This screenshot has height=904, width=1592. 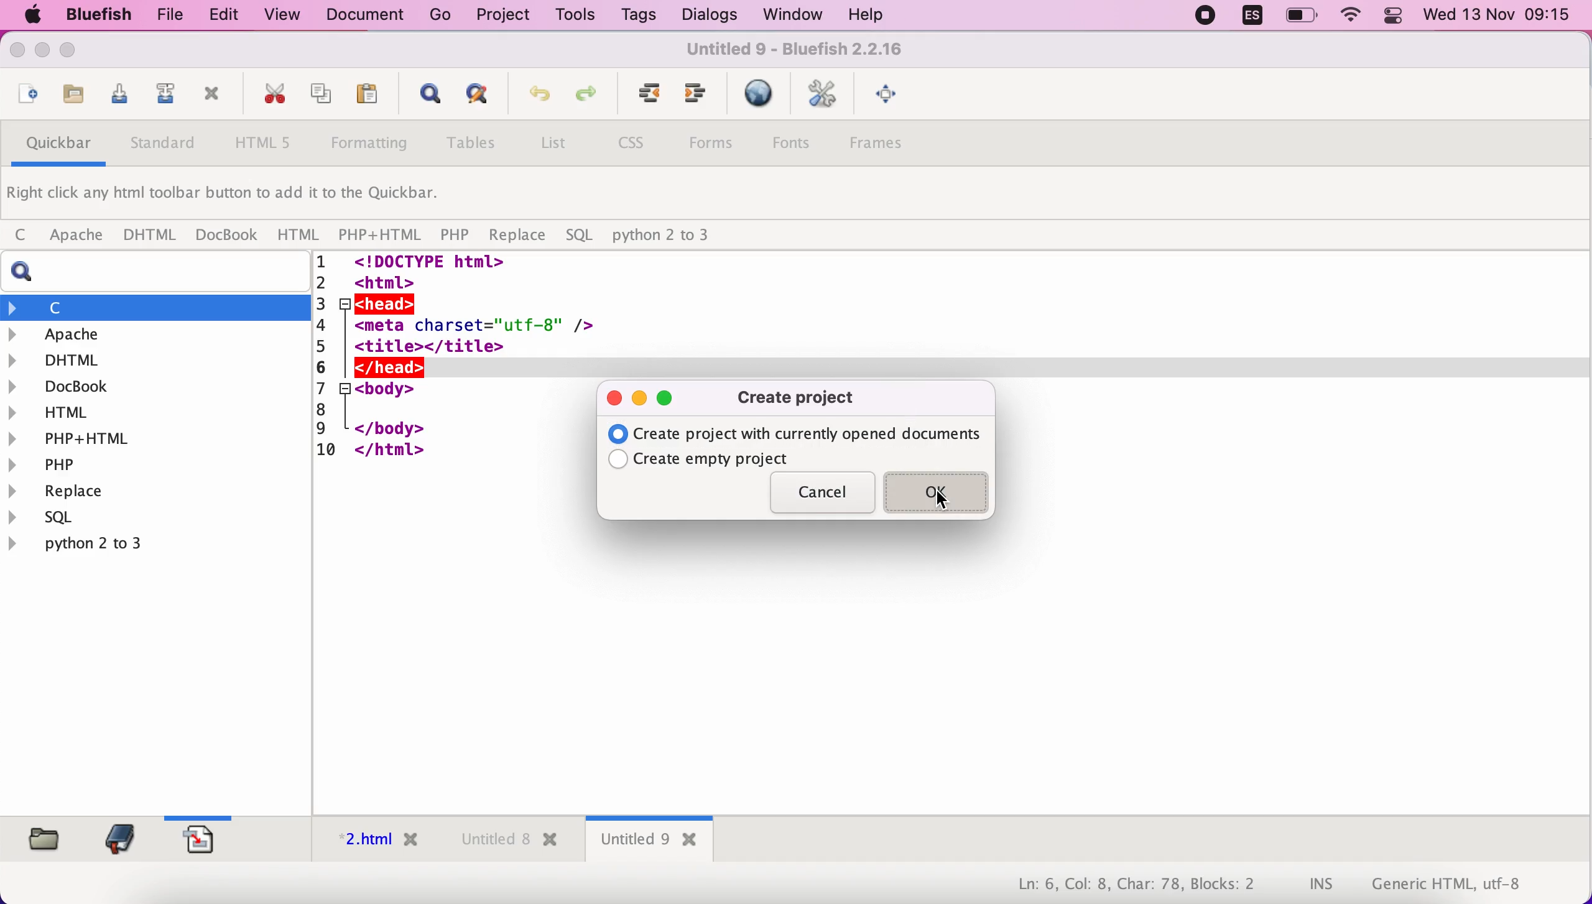 What do you see at coordinates (50, 519) in the screenshot?
I see `sql` at bounding box center [50, 519].